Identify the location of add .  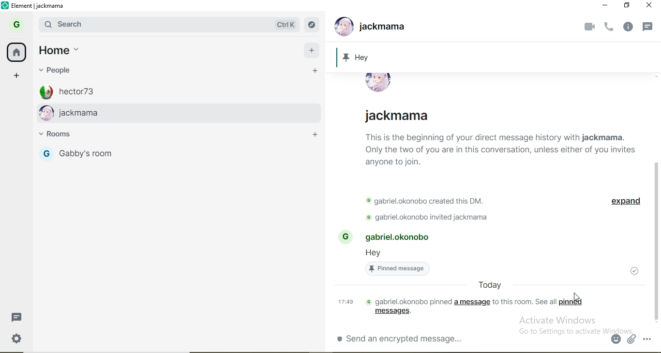
(312, 51).